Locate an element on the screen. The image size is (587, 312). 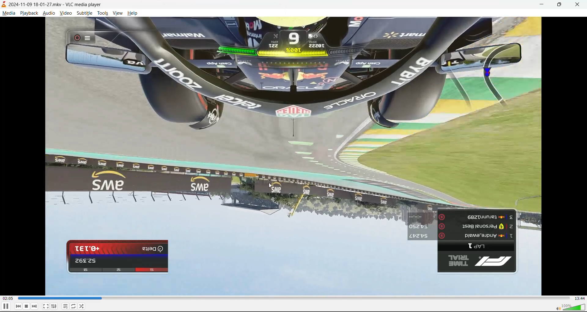
fullscreen is located at coordinates (46, 306).